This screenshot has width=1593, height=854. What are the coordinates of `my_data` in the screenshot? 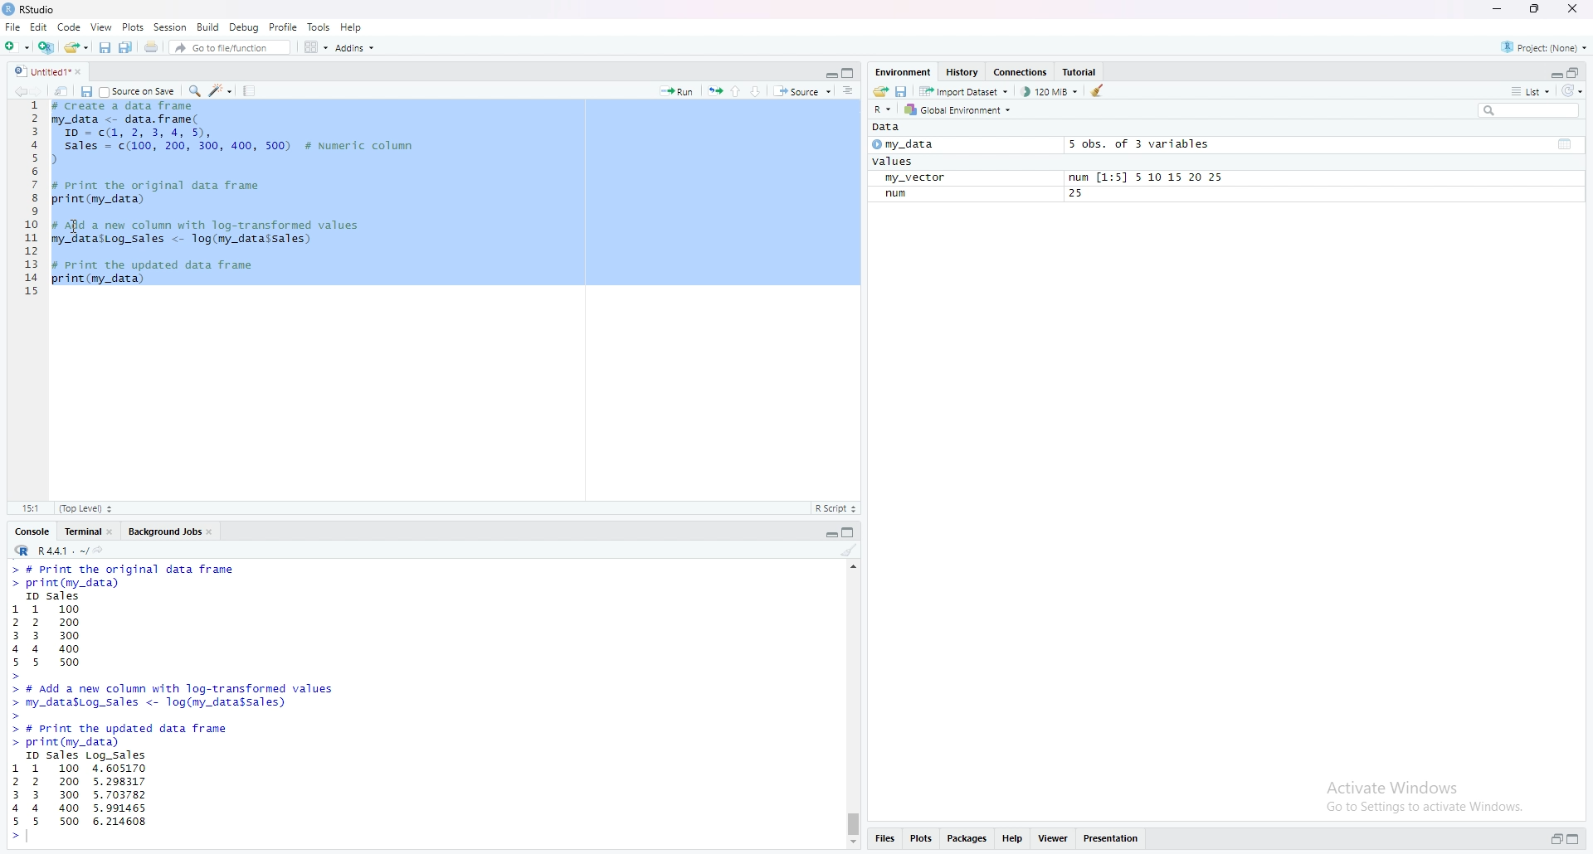 It's located at (921, 147).